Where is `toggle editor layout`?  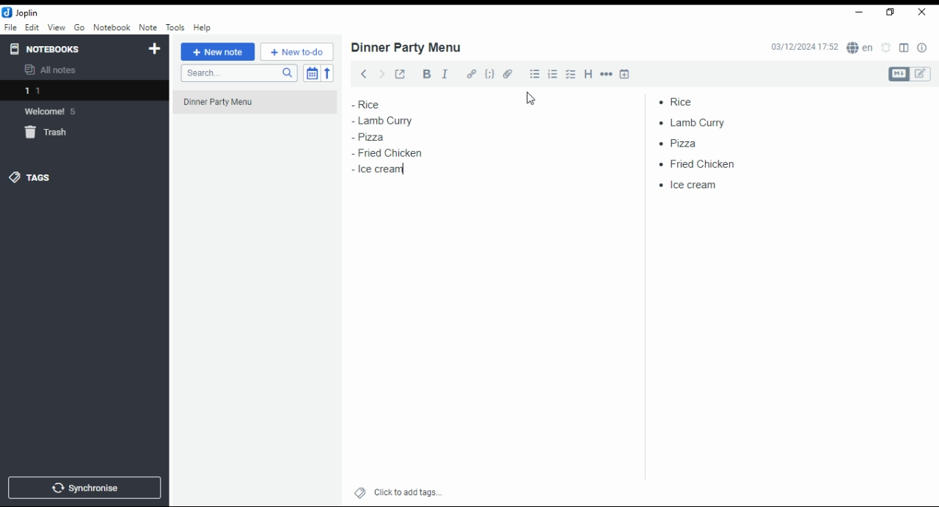
toggle editor layout is located at coordinates (904, 48).